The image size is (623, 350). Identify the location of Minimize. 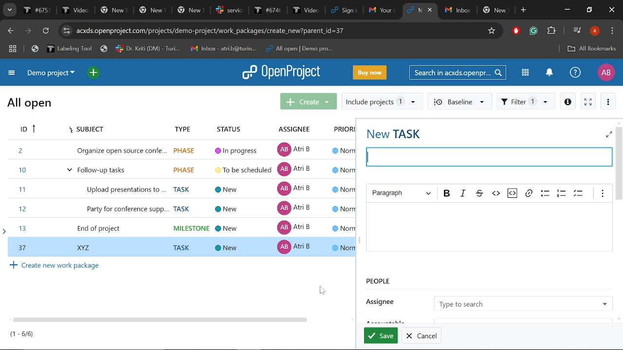
(568, 10).